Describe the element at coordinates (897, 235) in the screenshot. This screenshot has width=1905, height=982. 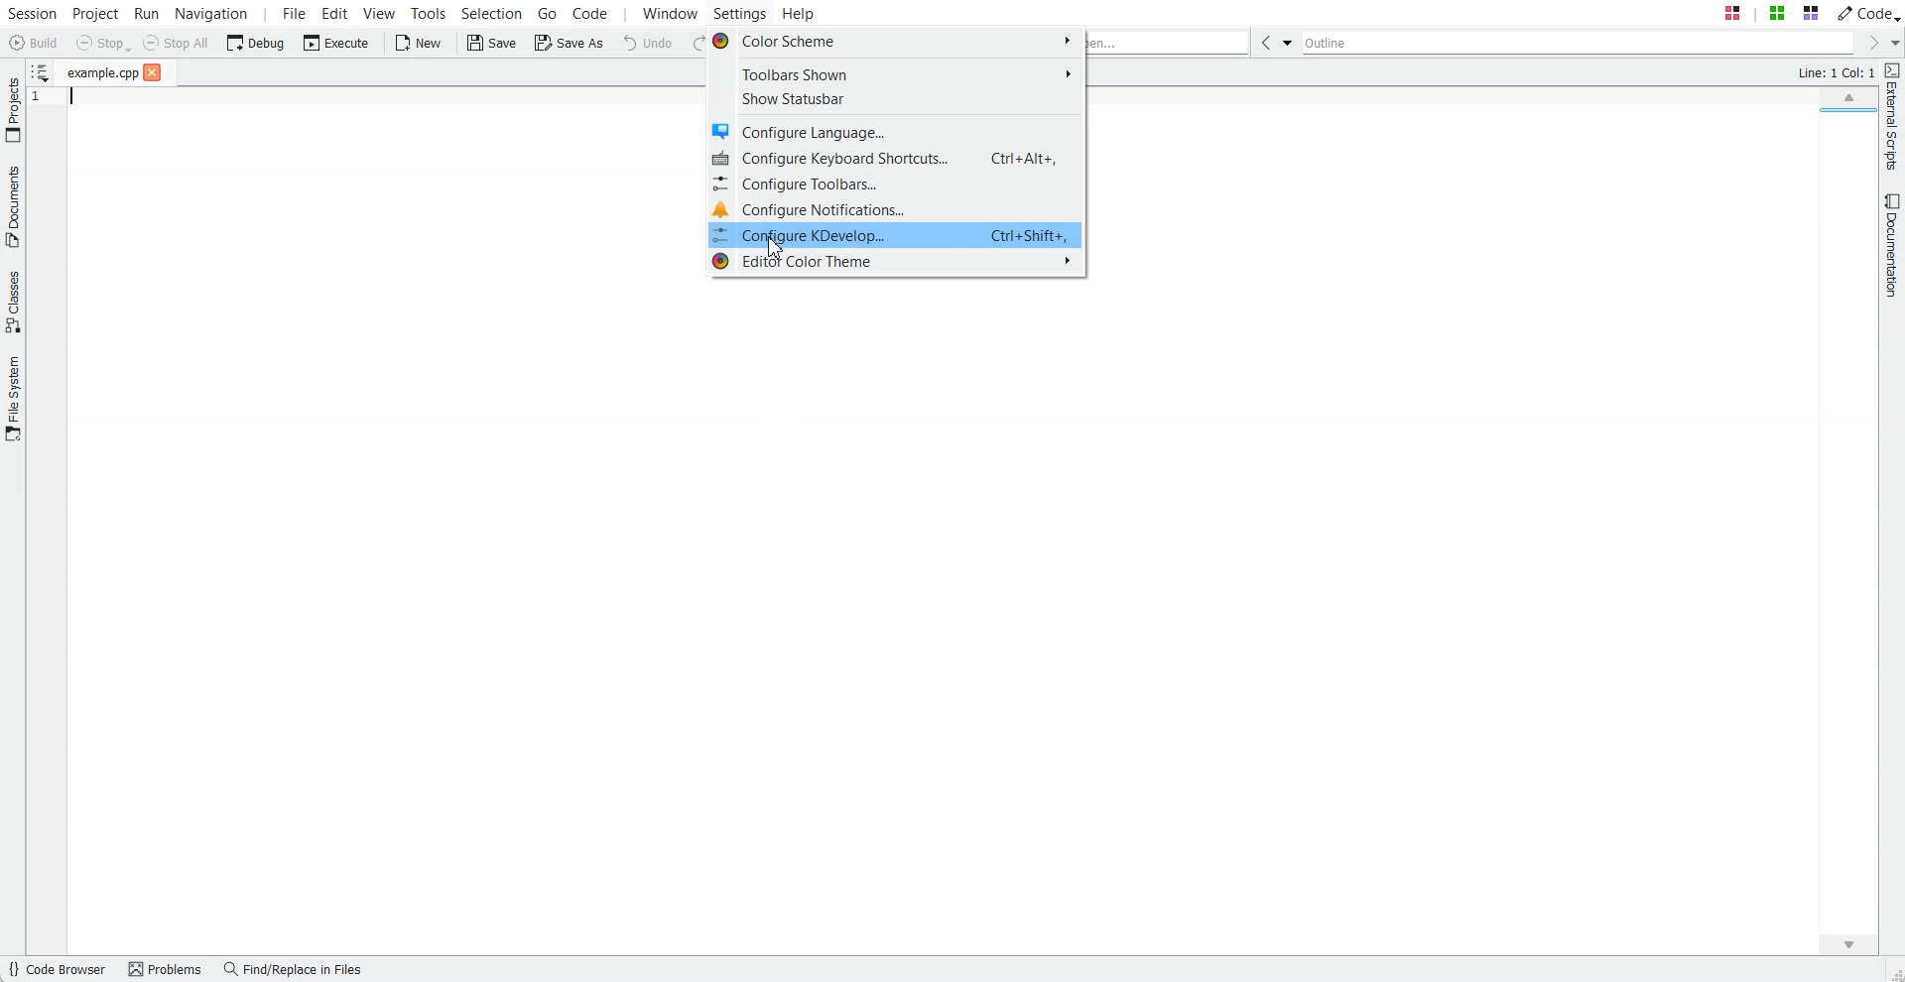
I see `Configure Kdevelop` at that location.